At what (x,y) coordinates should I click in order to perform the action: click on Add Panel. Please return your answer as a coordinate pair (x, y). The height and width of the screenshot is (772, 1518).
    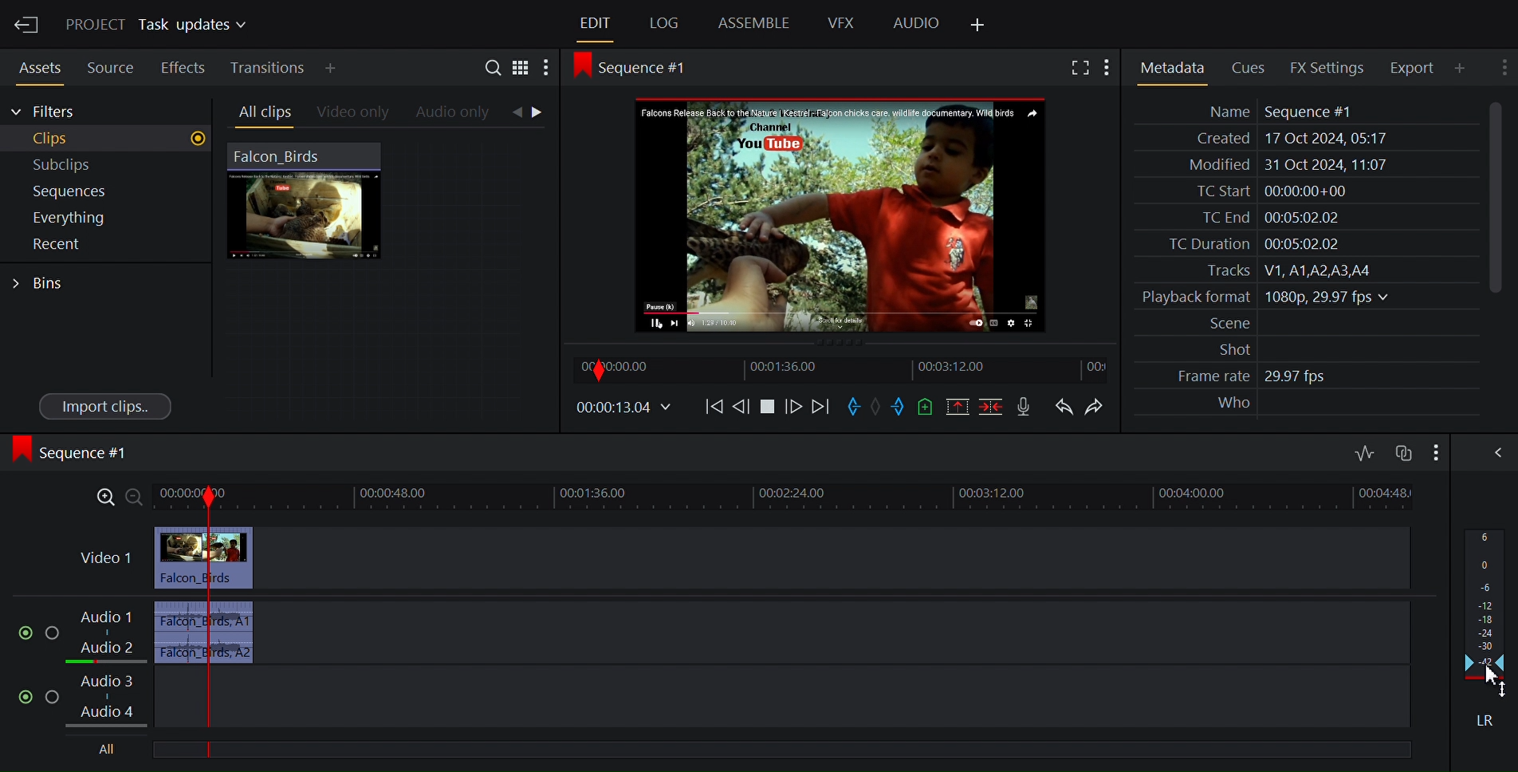
    Looking at the image, I should click on (331, 67).